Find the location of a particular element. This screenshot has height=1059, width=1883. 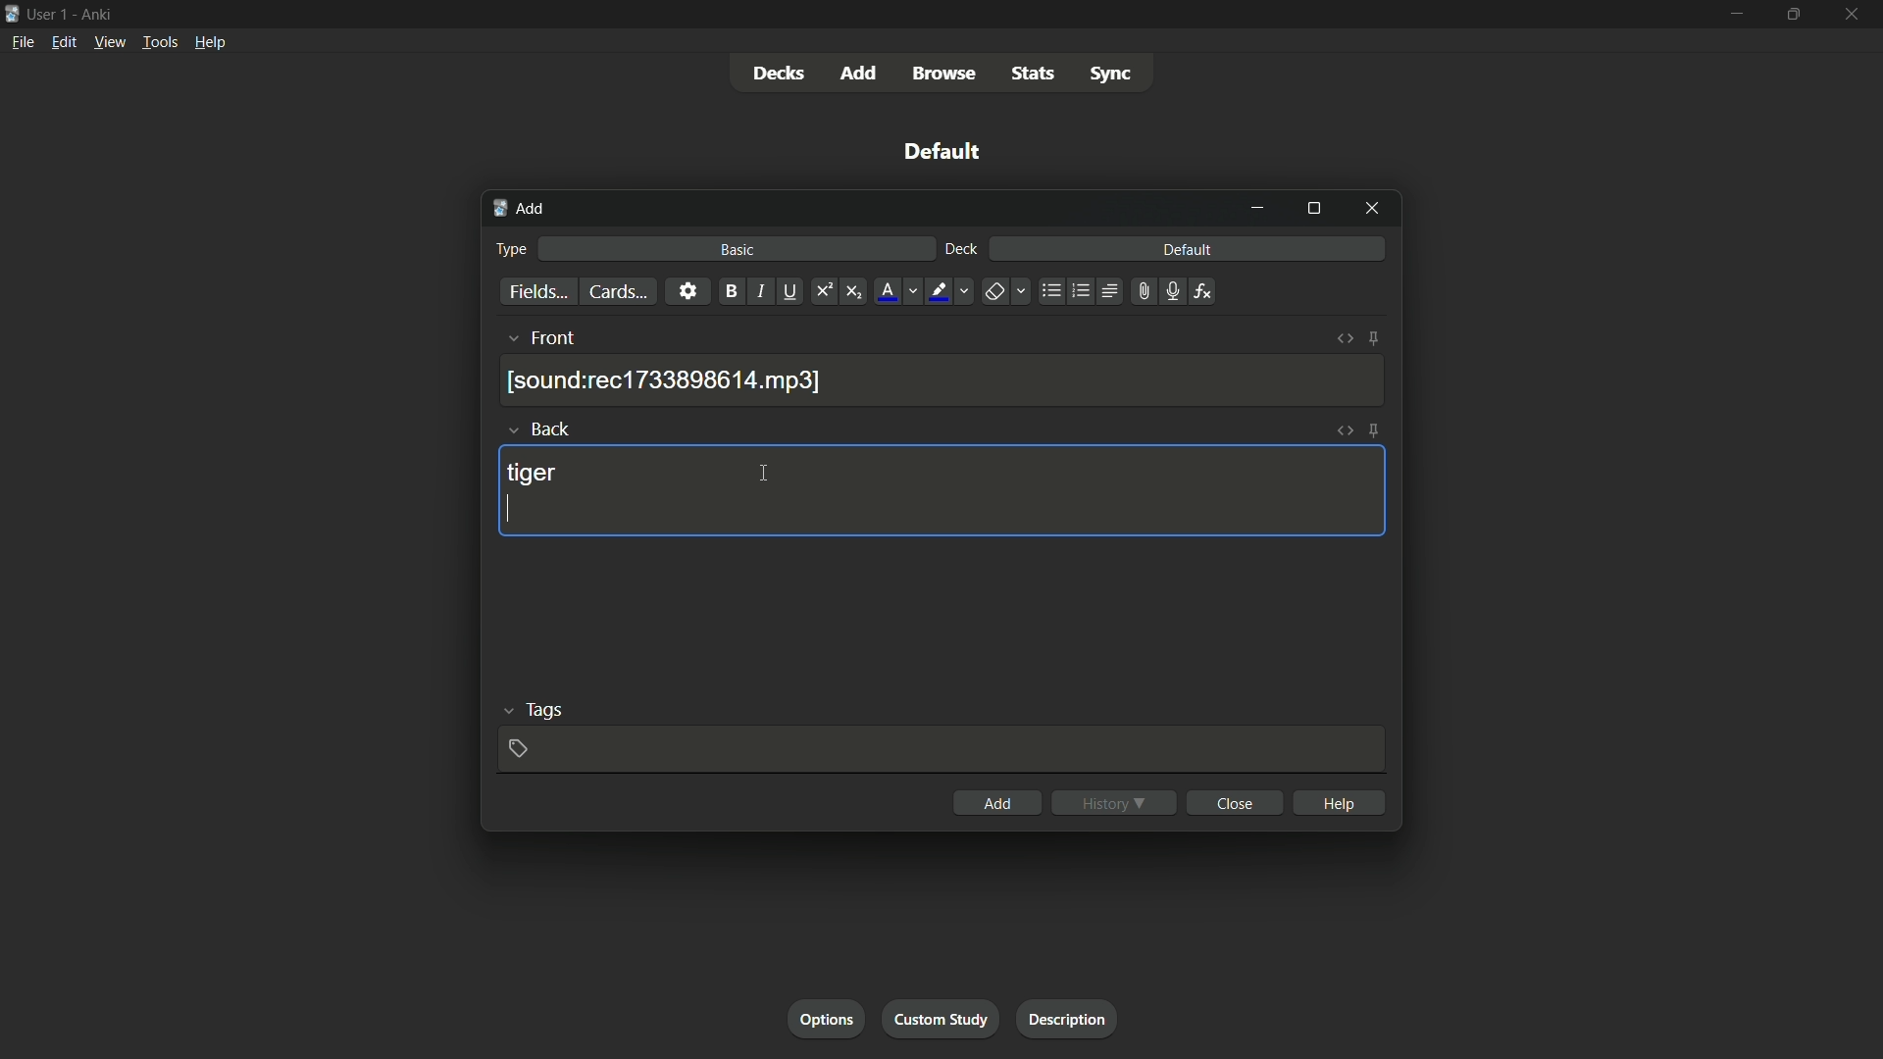

bold is located at coordinates (728, 291).